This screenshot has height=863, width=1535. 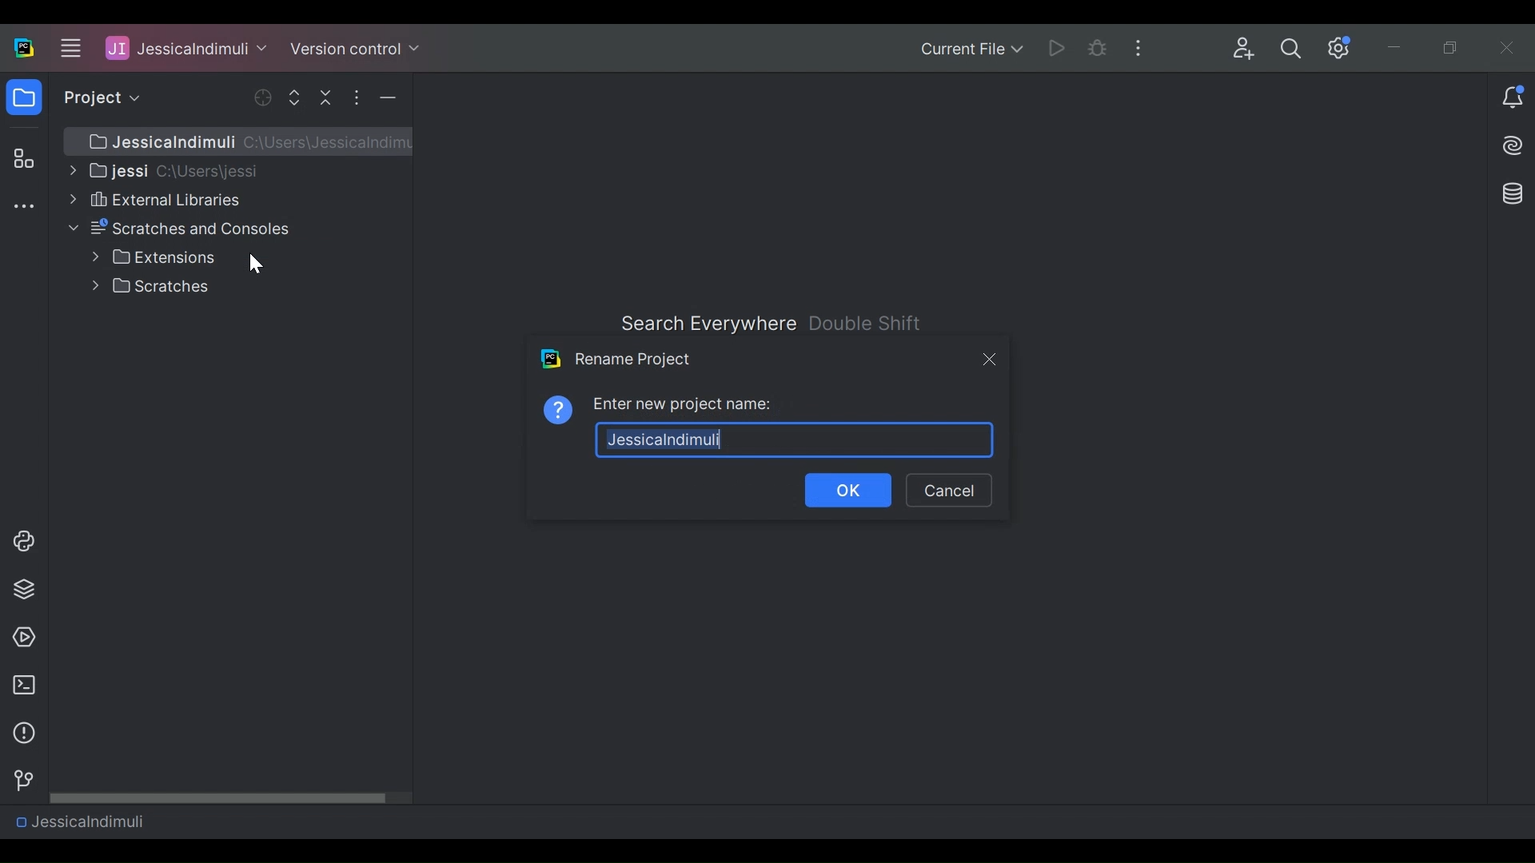 I want to click on Project Name, so click(x=79, y=821).